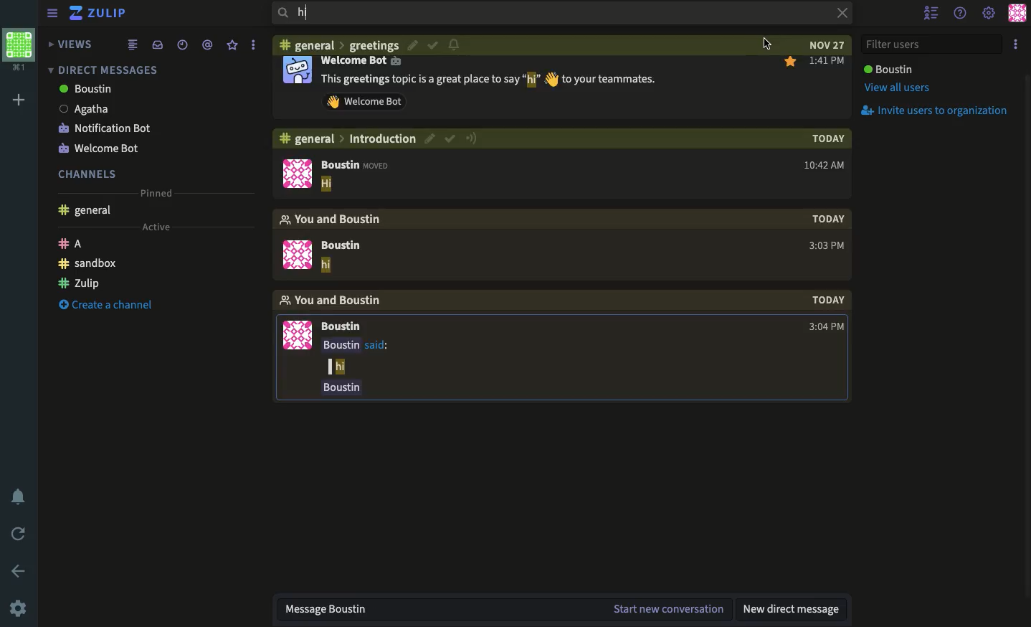 Image resolution: width=1031 pixels, height=627 pixels. Describe the element at coordinates (794, 611) in the screenshot. I see `New DM` at that location.